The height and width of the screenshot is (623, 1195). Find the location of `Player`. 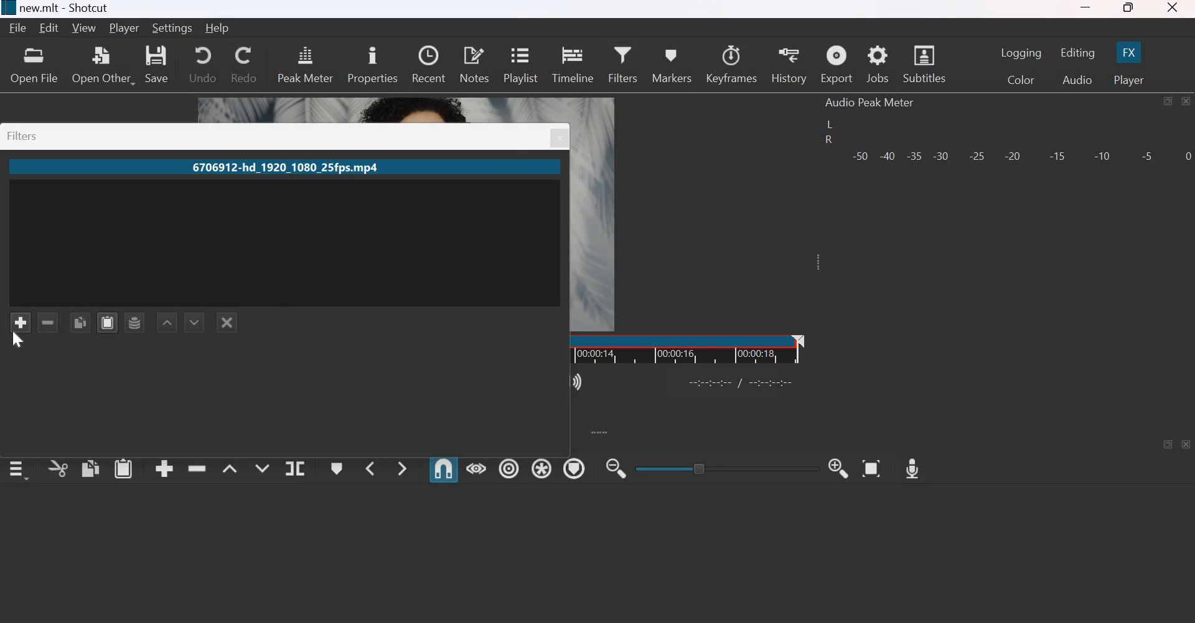

Player is located at coordinates (124, 29).